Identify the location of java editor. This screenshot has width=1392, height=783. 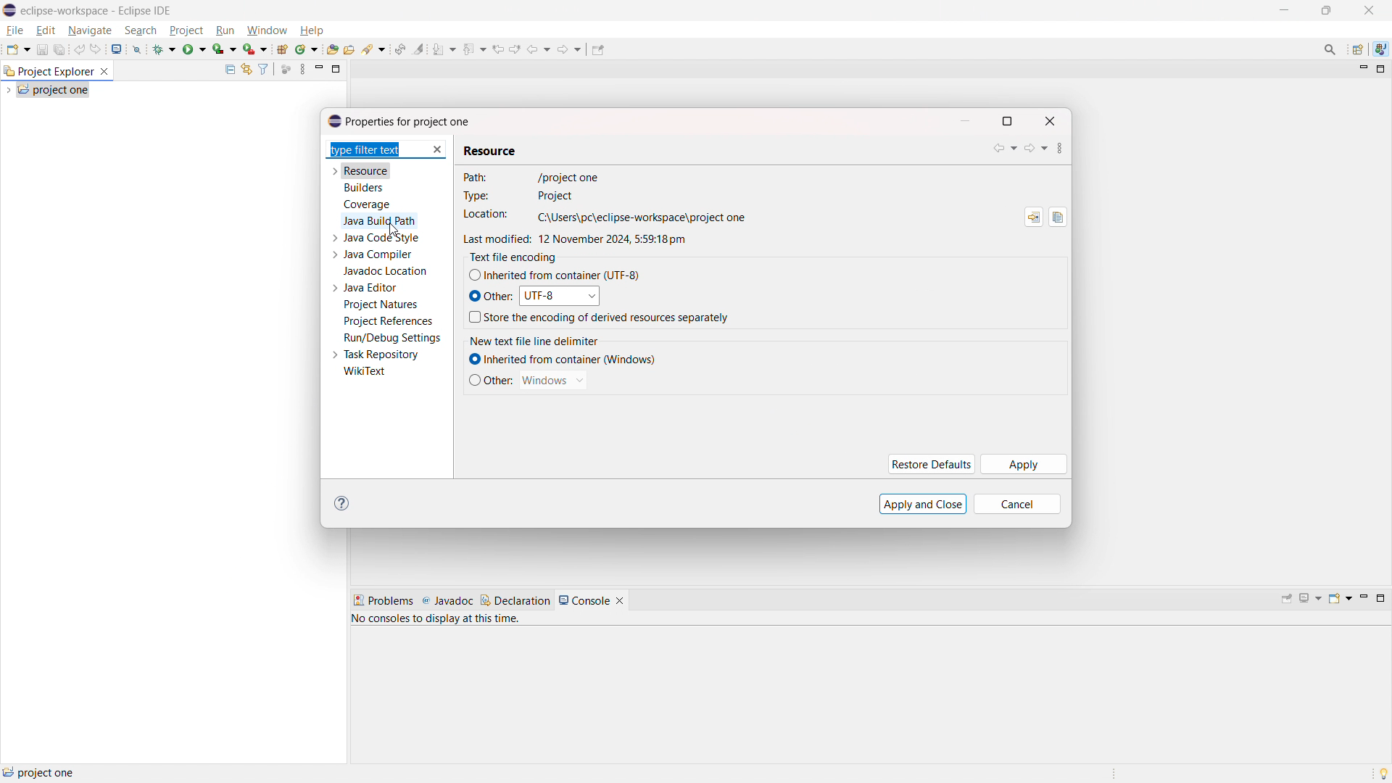
(371, 288).